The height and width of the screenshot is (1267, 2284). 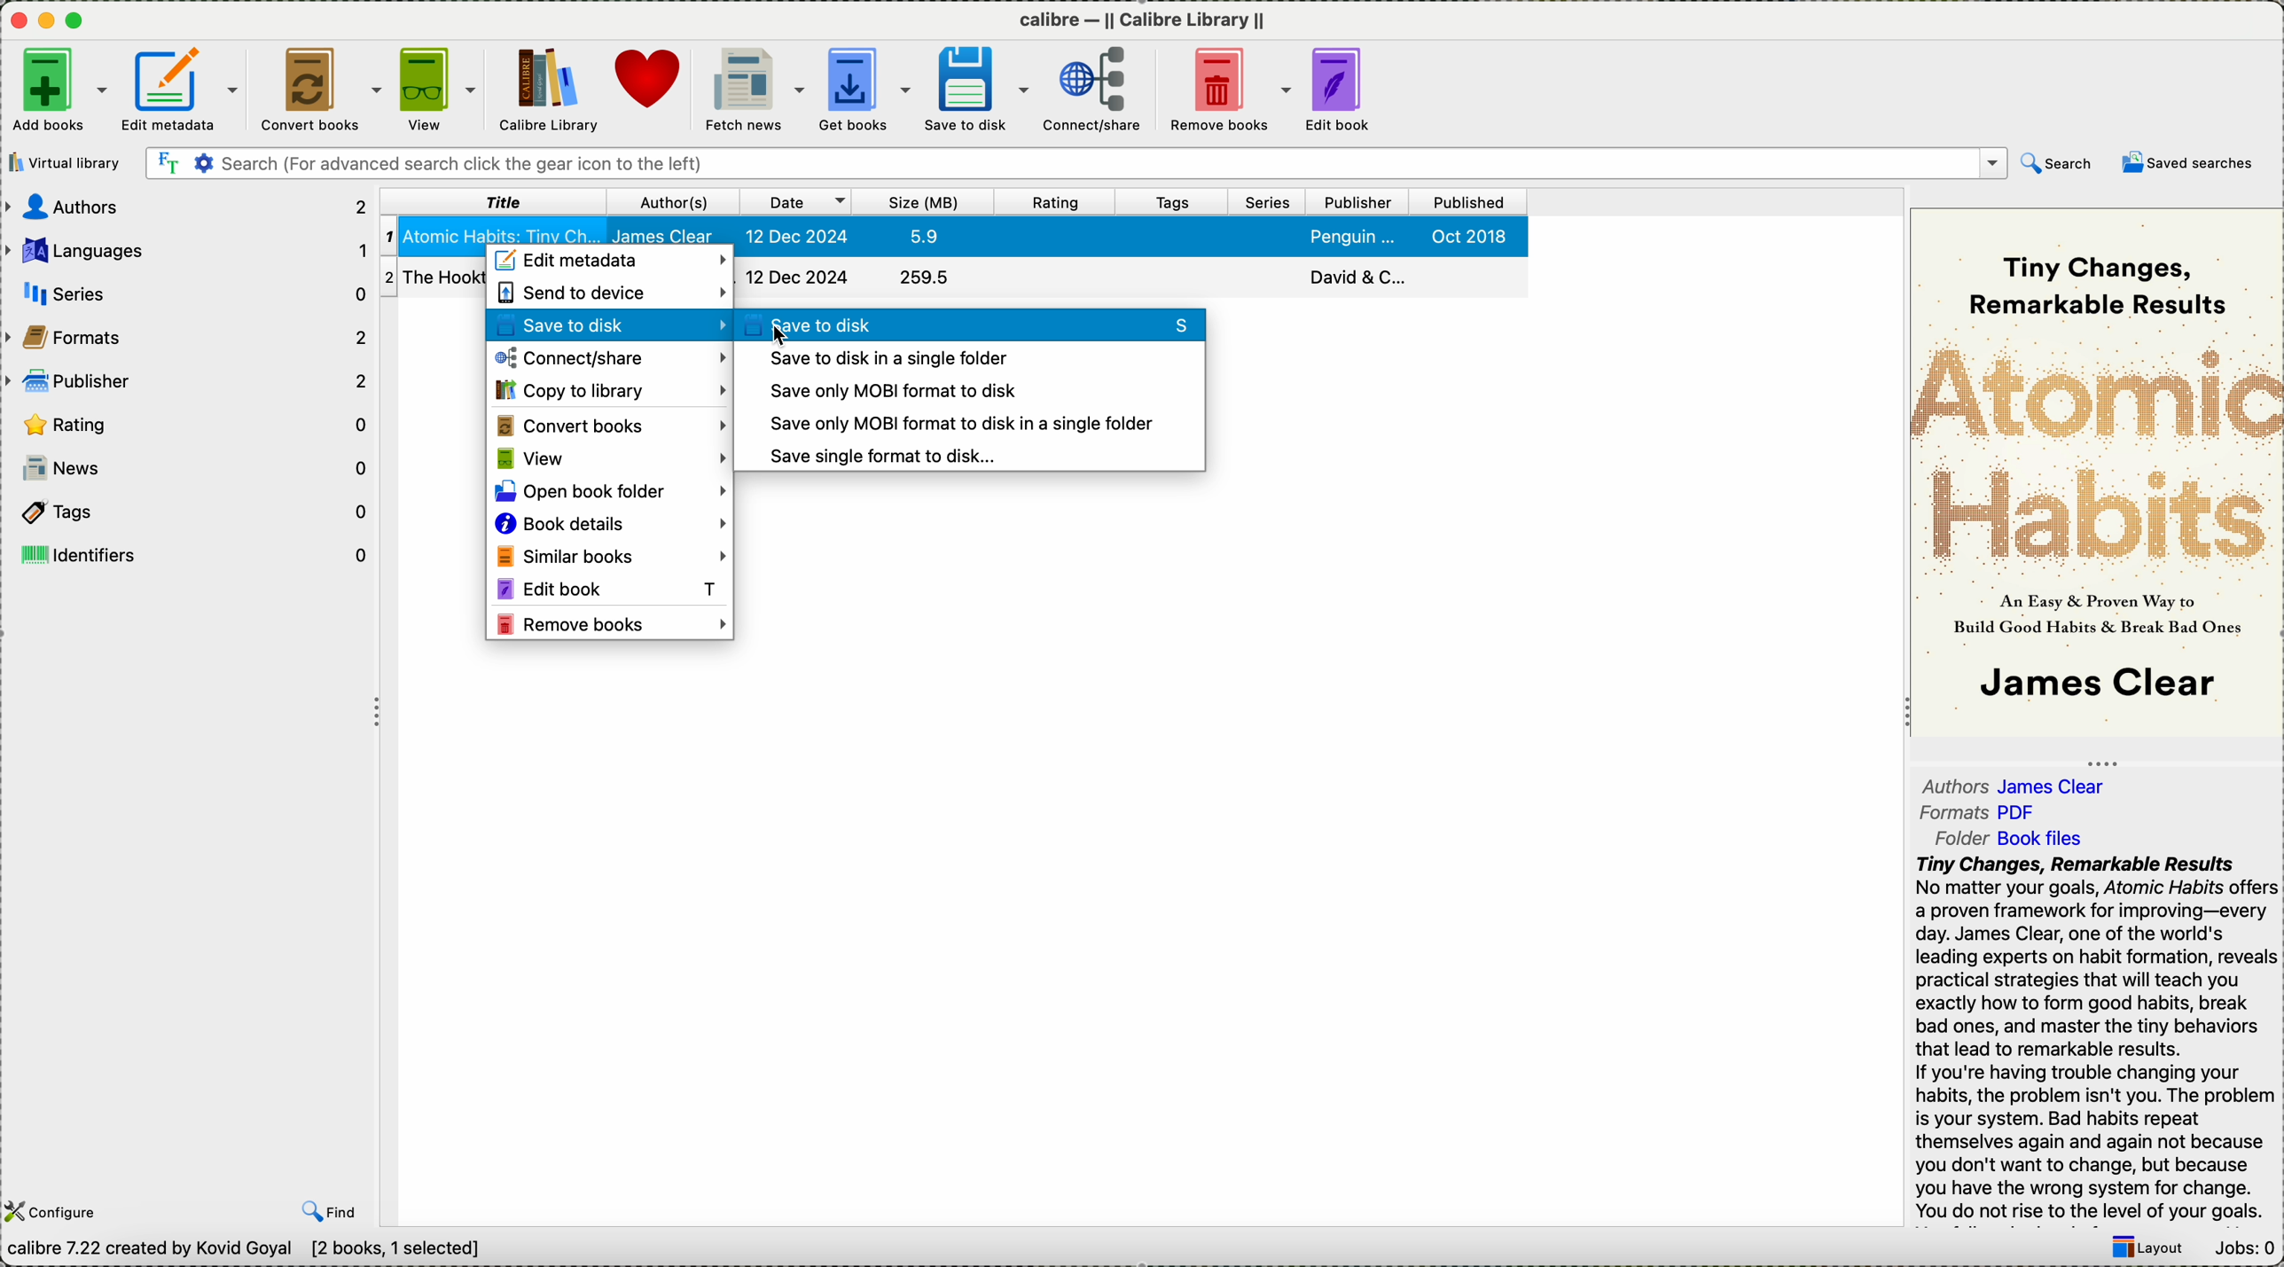 I want to click on edit metadata, so click(x=184, y=88).